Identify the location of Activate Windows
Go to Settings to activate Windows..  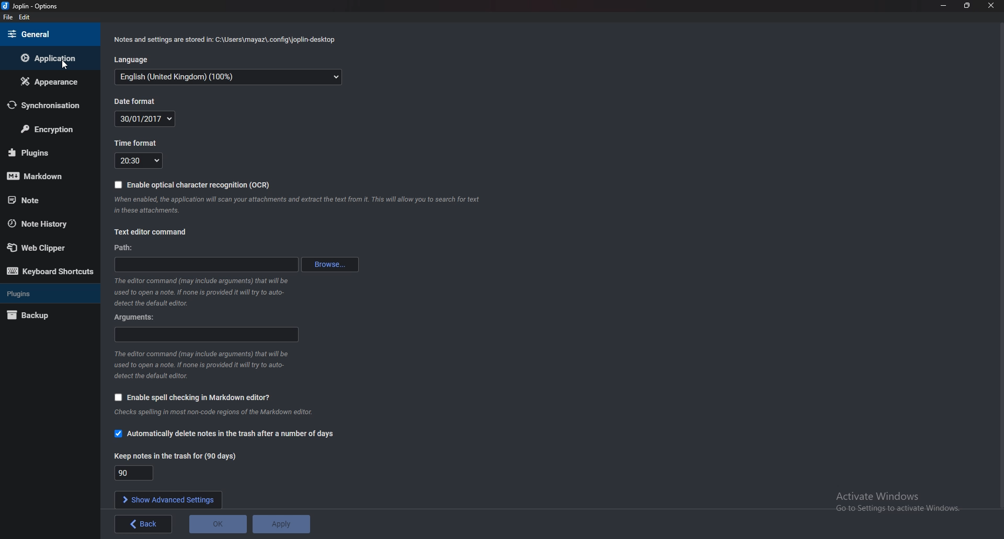
(900, 502).